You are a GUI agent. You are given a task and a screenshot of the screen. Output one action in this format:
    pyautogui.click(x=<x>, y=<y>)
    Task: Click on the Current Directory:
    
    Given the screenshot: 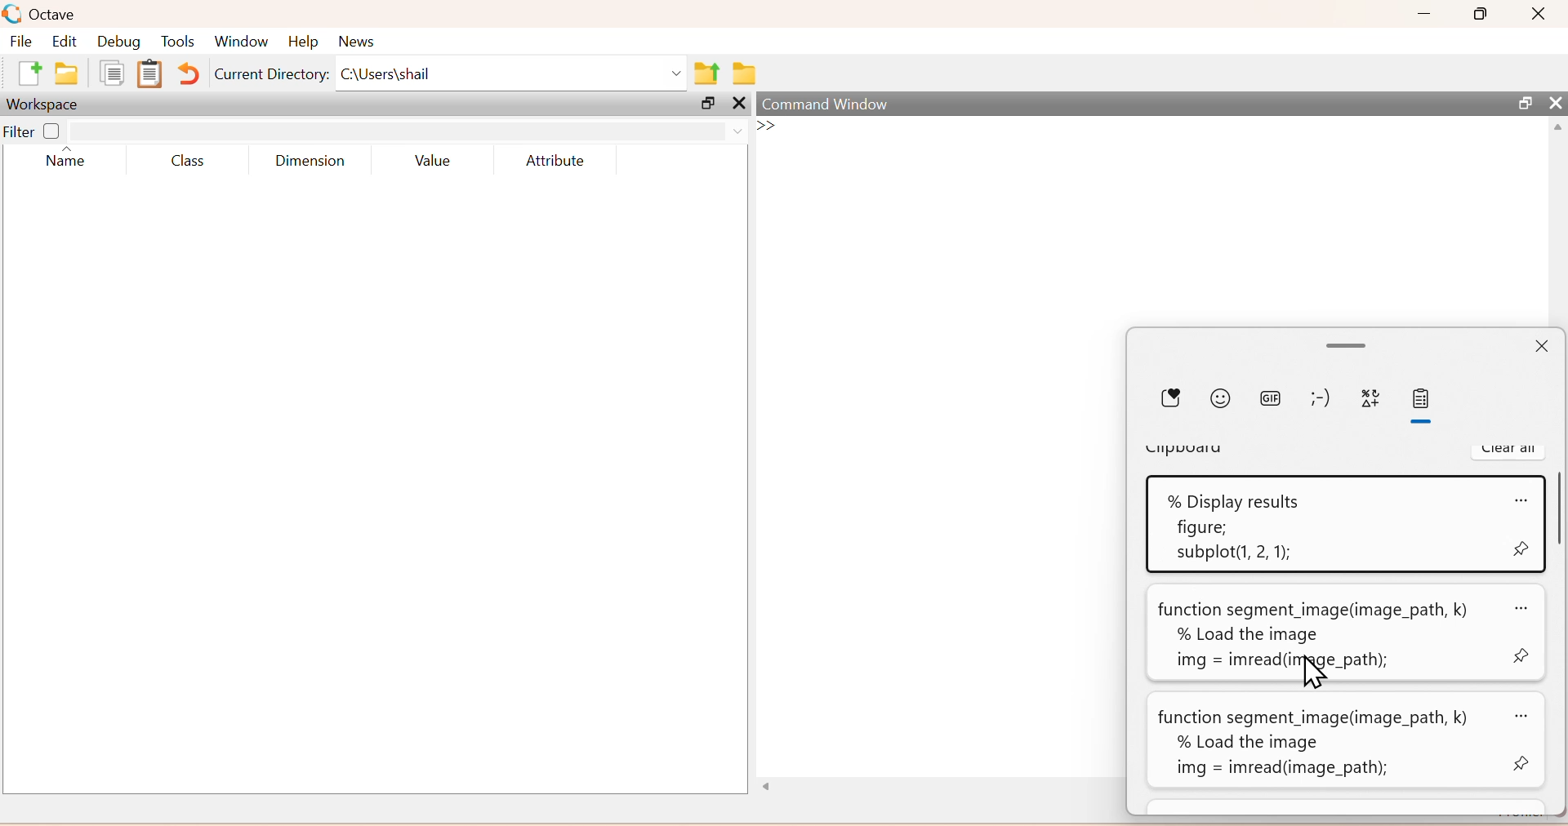 What is the action you would take?
    pyautogui.click(x=272, y=77)
    